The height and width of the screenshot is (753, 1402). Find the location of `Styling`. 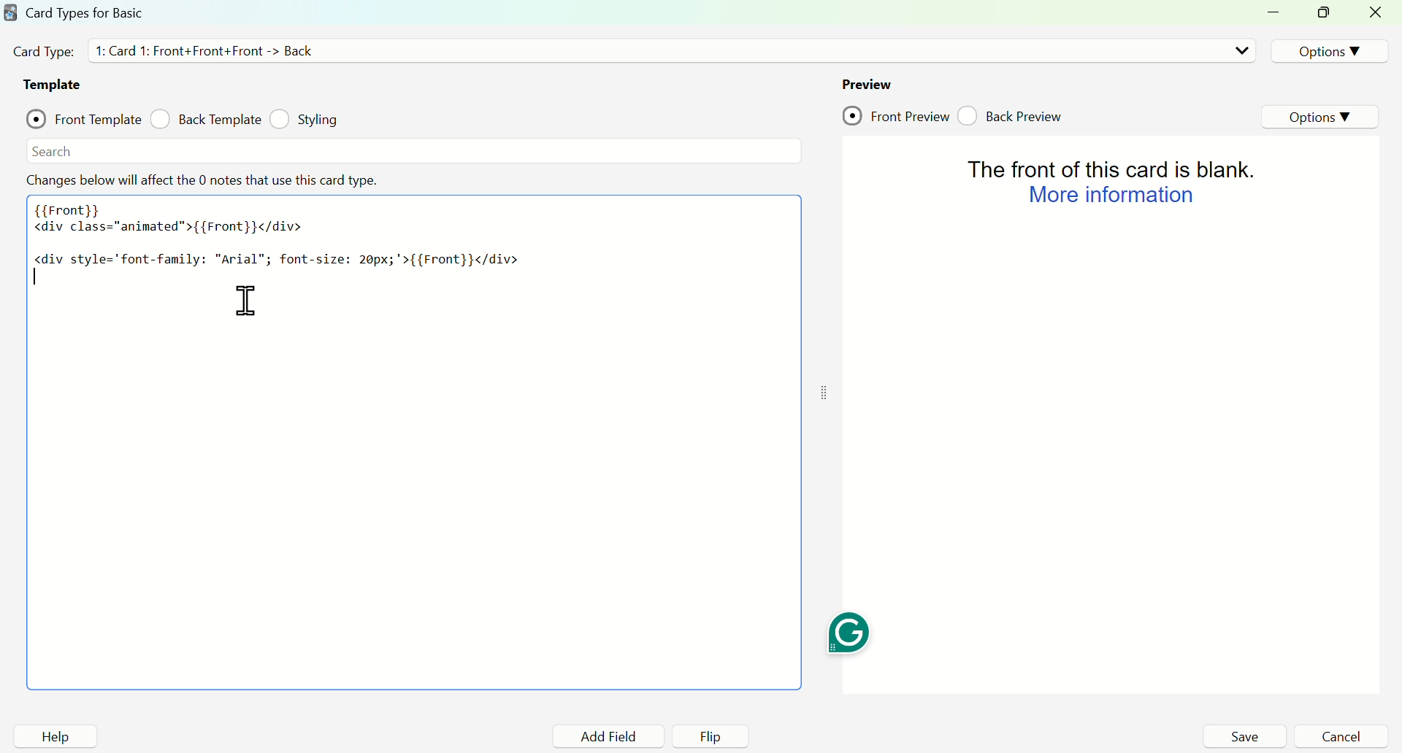

Styling is located at coordinates (307, 119).